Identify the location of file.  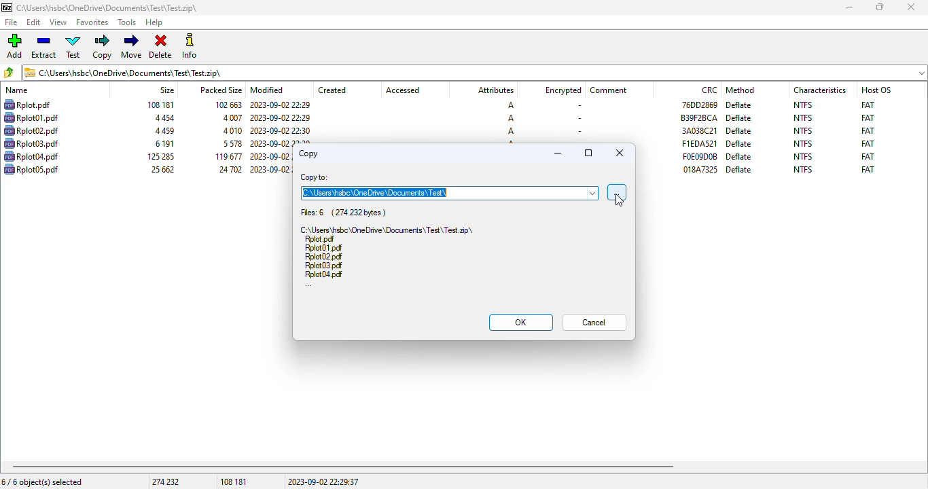
(320, 240).